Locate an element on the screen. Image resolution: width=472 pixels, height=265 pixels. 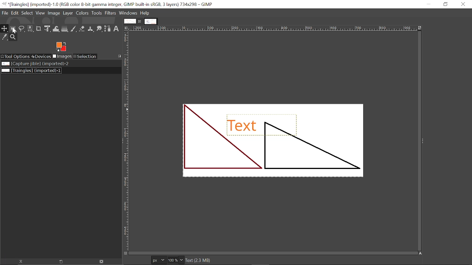
Access this image menu is located at coordinates (127, 28).